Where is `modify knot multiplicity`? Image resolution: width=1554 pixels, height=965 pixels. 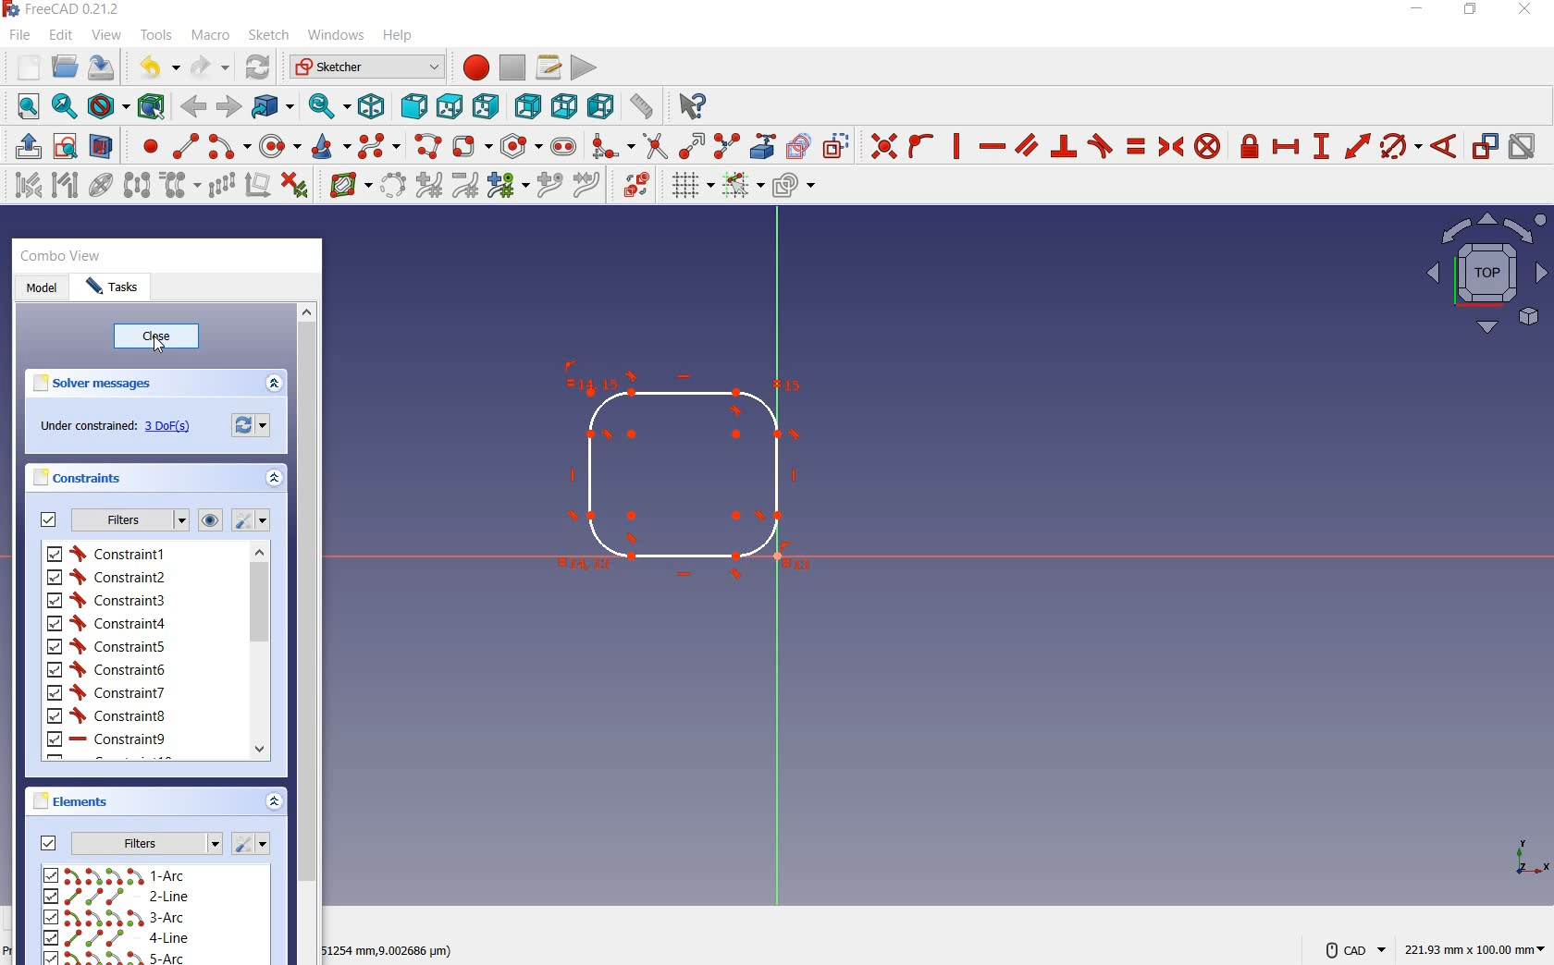 modify knot multiplicity is located at coordinates (506, 185).